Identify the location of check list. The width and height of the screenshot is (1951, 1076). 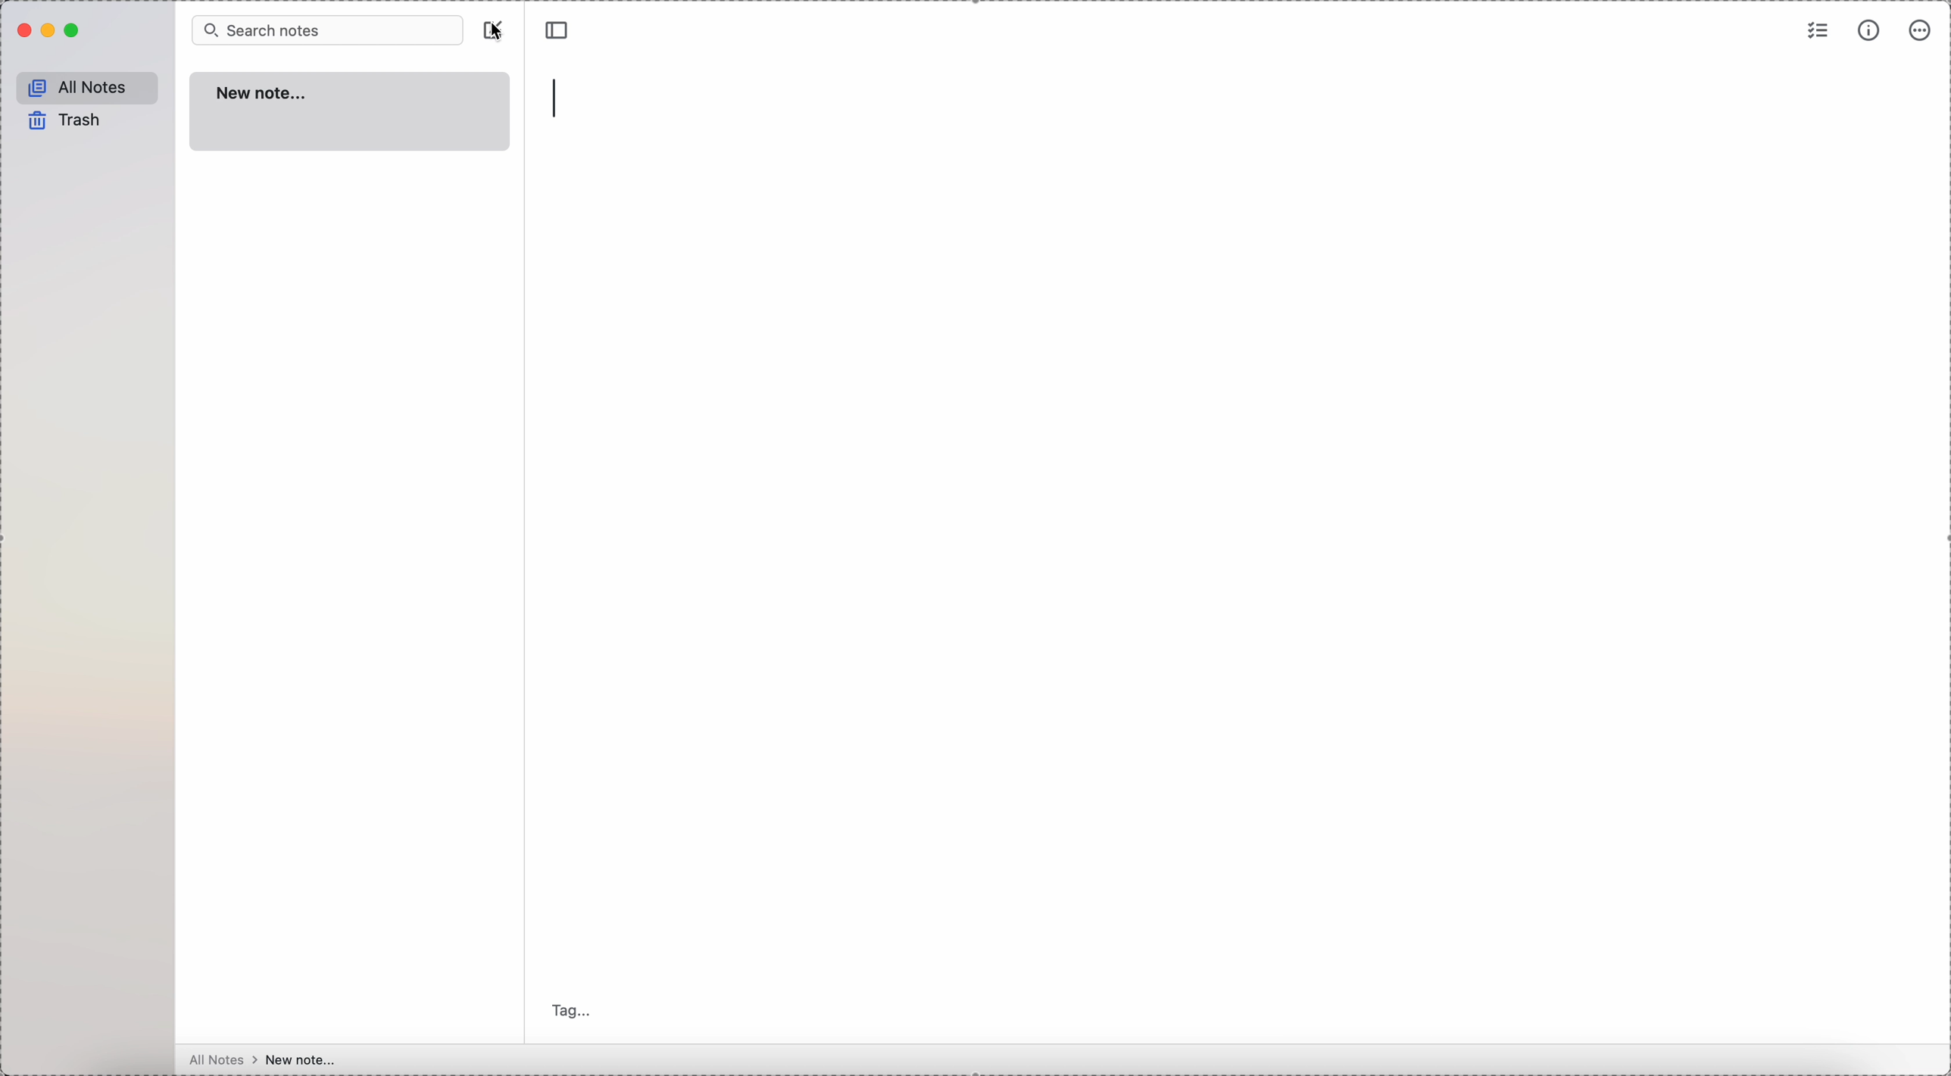
(1818, 30).